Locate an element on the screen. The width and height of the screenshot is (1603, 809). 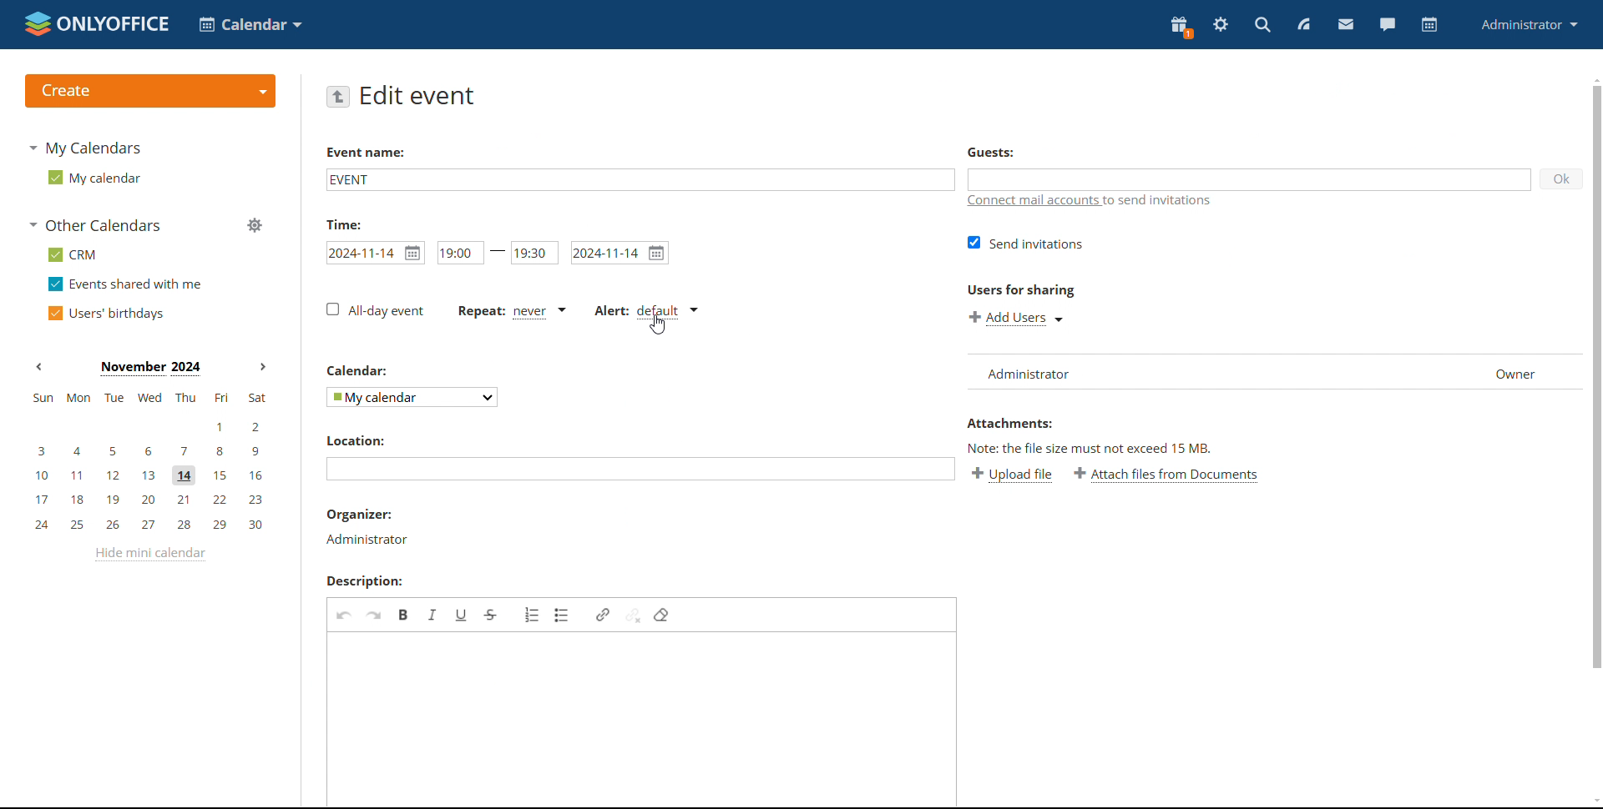
note is located at coordinates (1111, 448).